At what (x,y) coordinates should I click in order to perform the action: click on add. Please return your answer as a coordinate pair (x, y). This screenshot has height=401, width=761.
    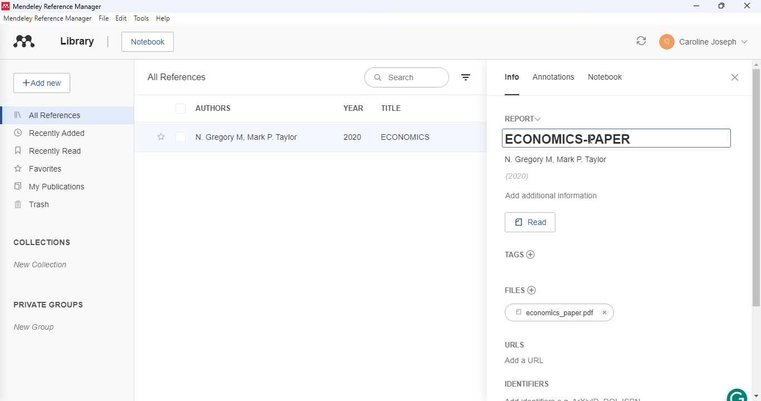
    Looking at the image, I should click on (531, 255).